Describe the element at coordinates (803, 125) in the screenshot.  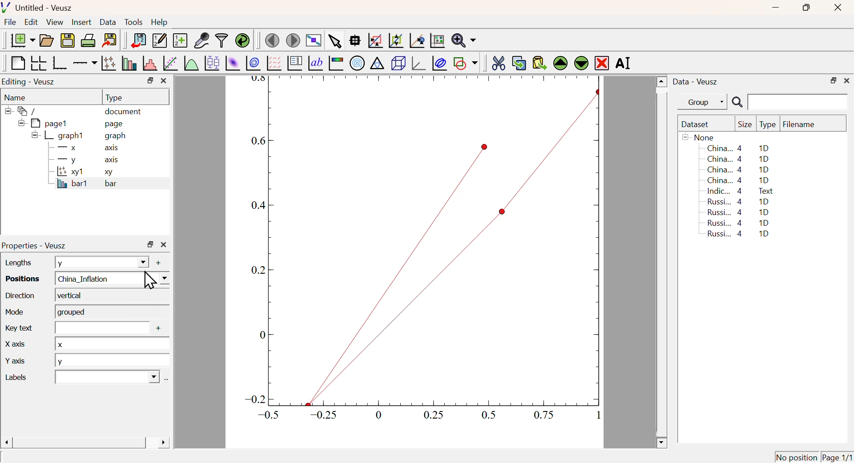
I see `Filename` at that location.